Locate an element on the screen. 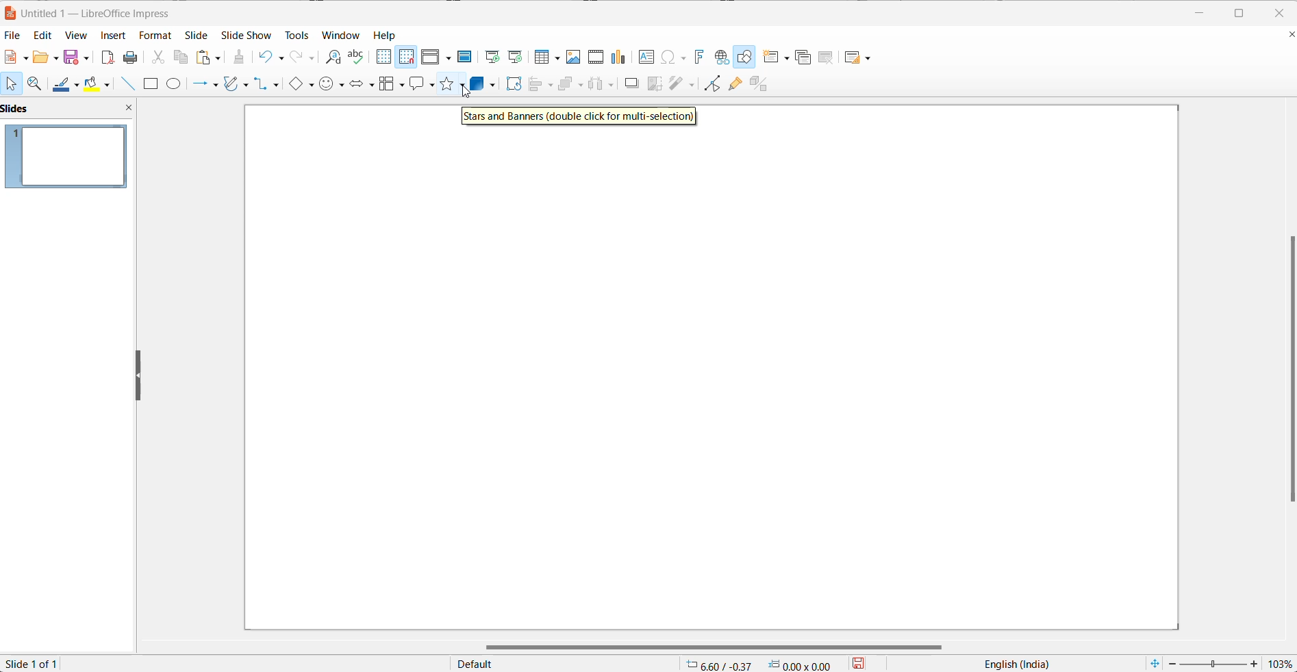  insert hyperlink is located at coordinates (721, 57).